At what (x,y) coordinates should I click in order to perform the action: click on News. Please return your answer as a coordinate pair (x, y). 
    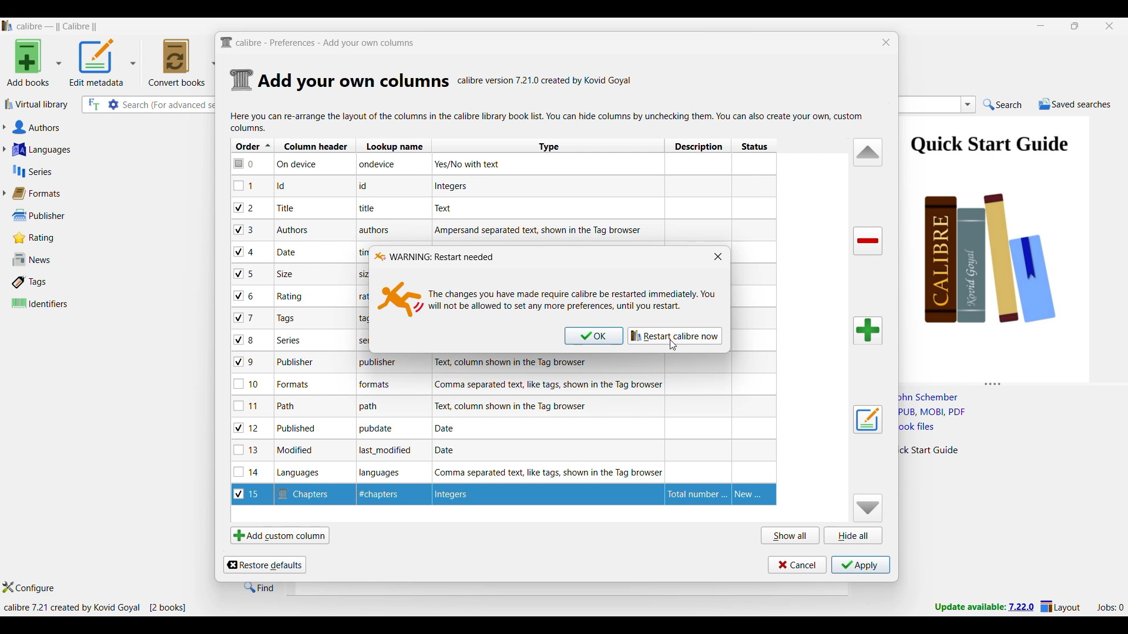
    Looking at the image, I should click on (55, 259).